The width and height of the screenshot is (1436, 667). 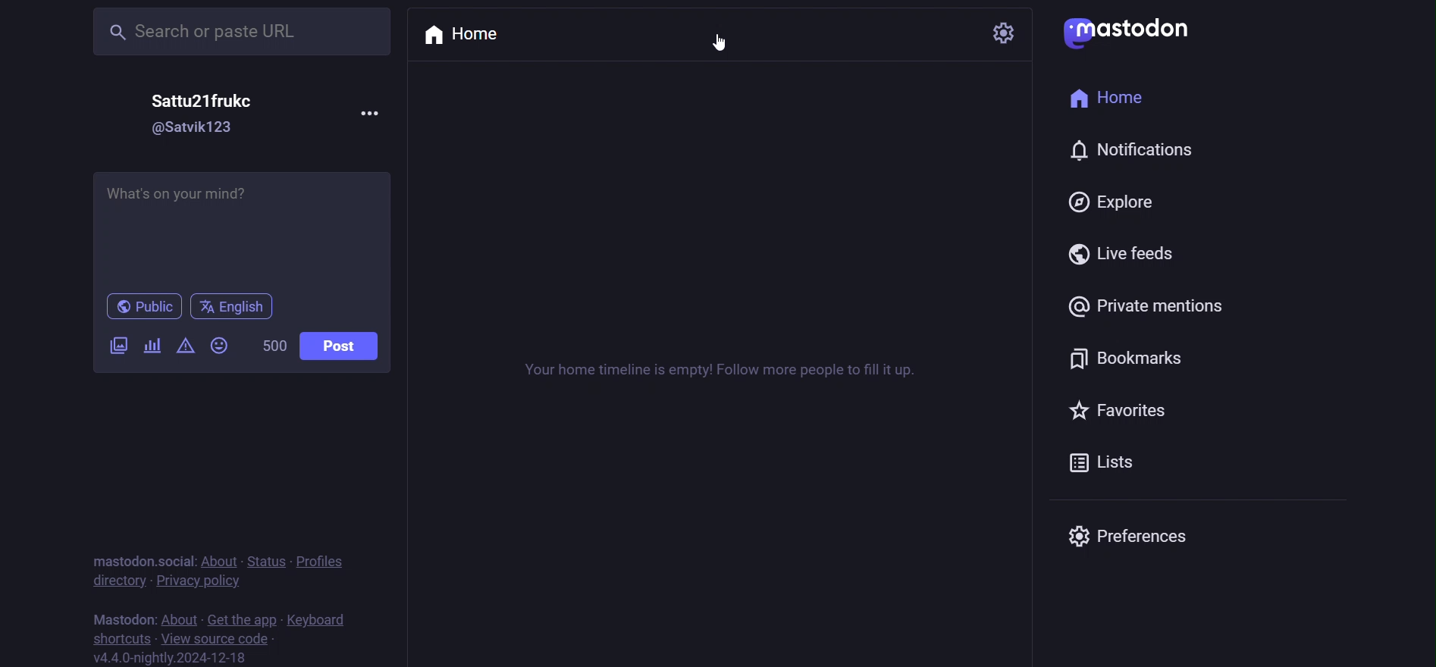 I want to click on about, so click(x=220, y=560).